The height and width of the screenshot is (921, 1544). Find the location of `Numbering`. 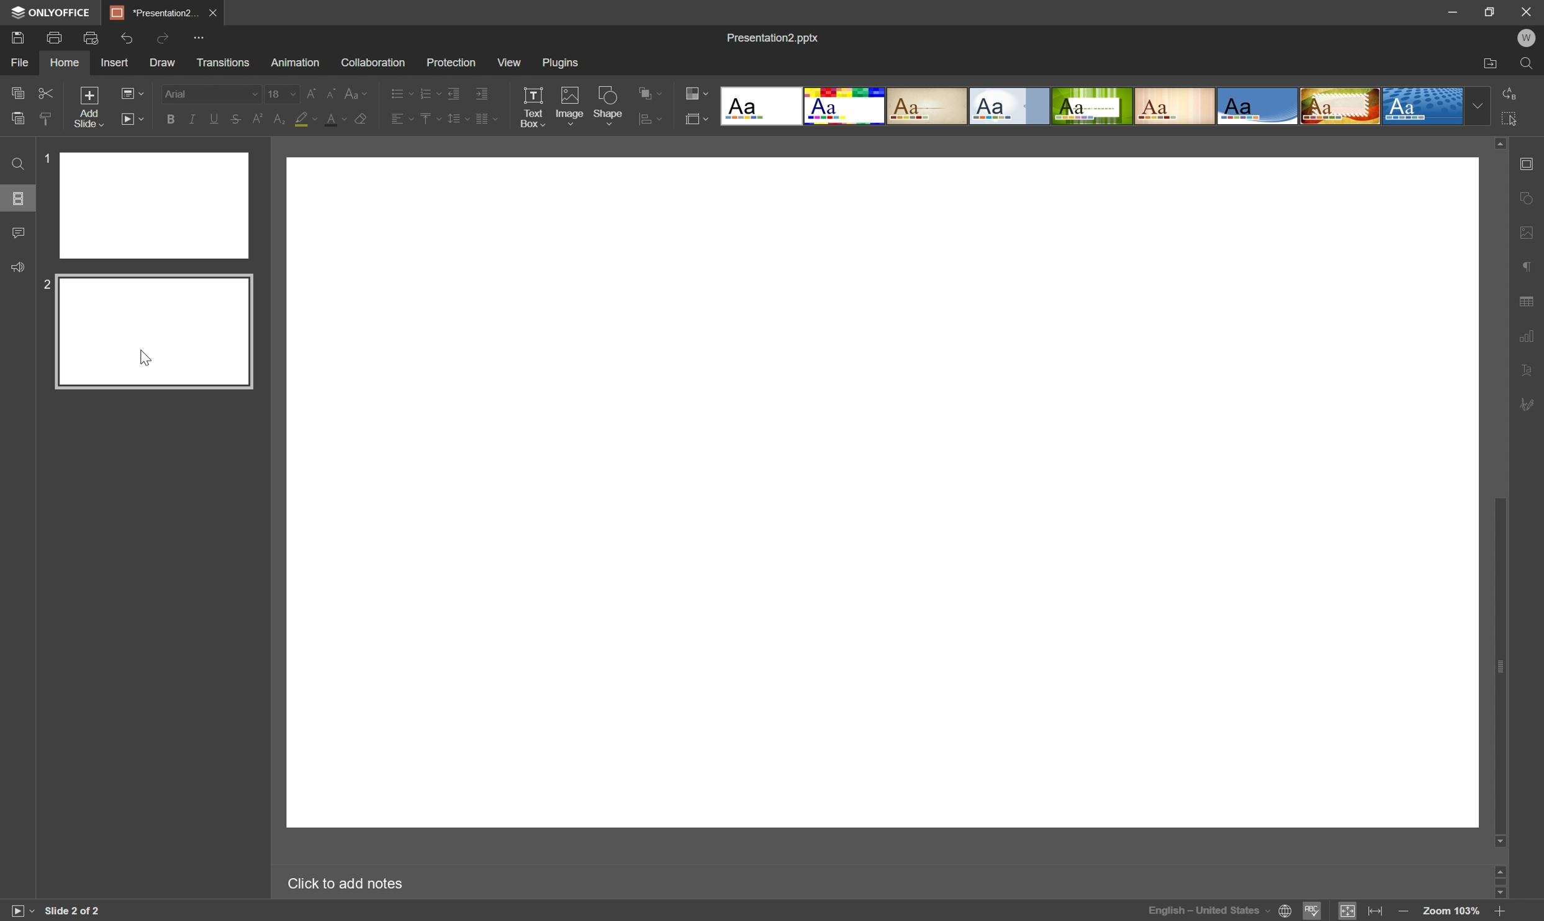

Numbering is located at coordinates (428, 91).